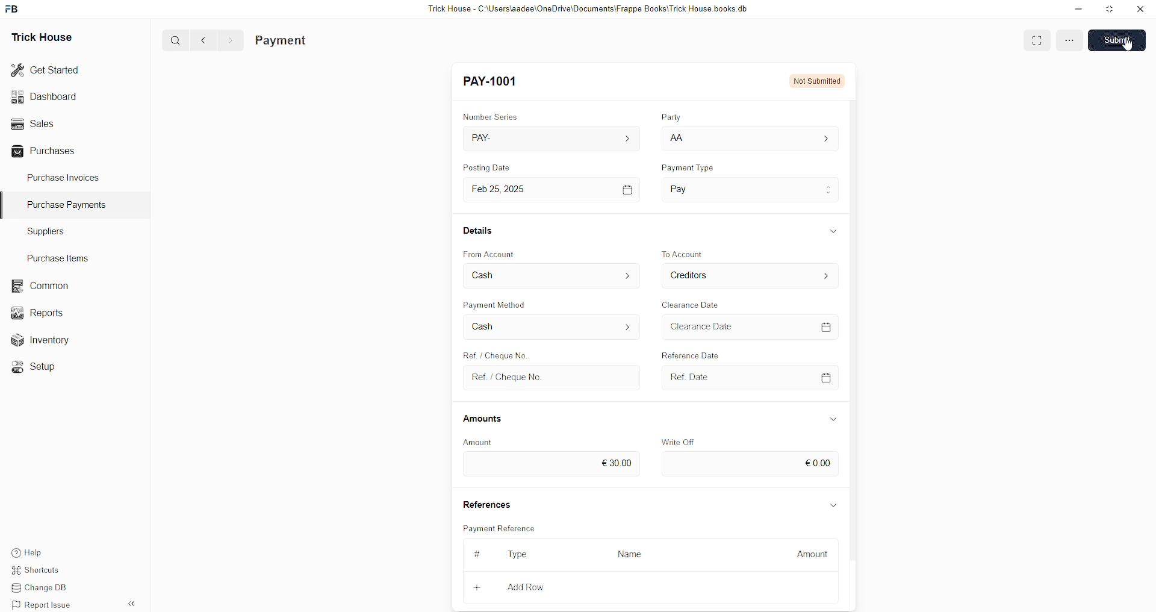 The image size is (1156, 612). I want to click on Amount, so click(811, 553).